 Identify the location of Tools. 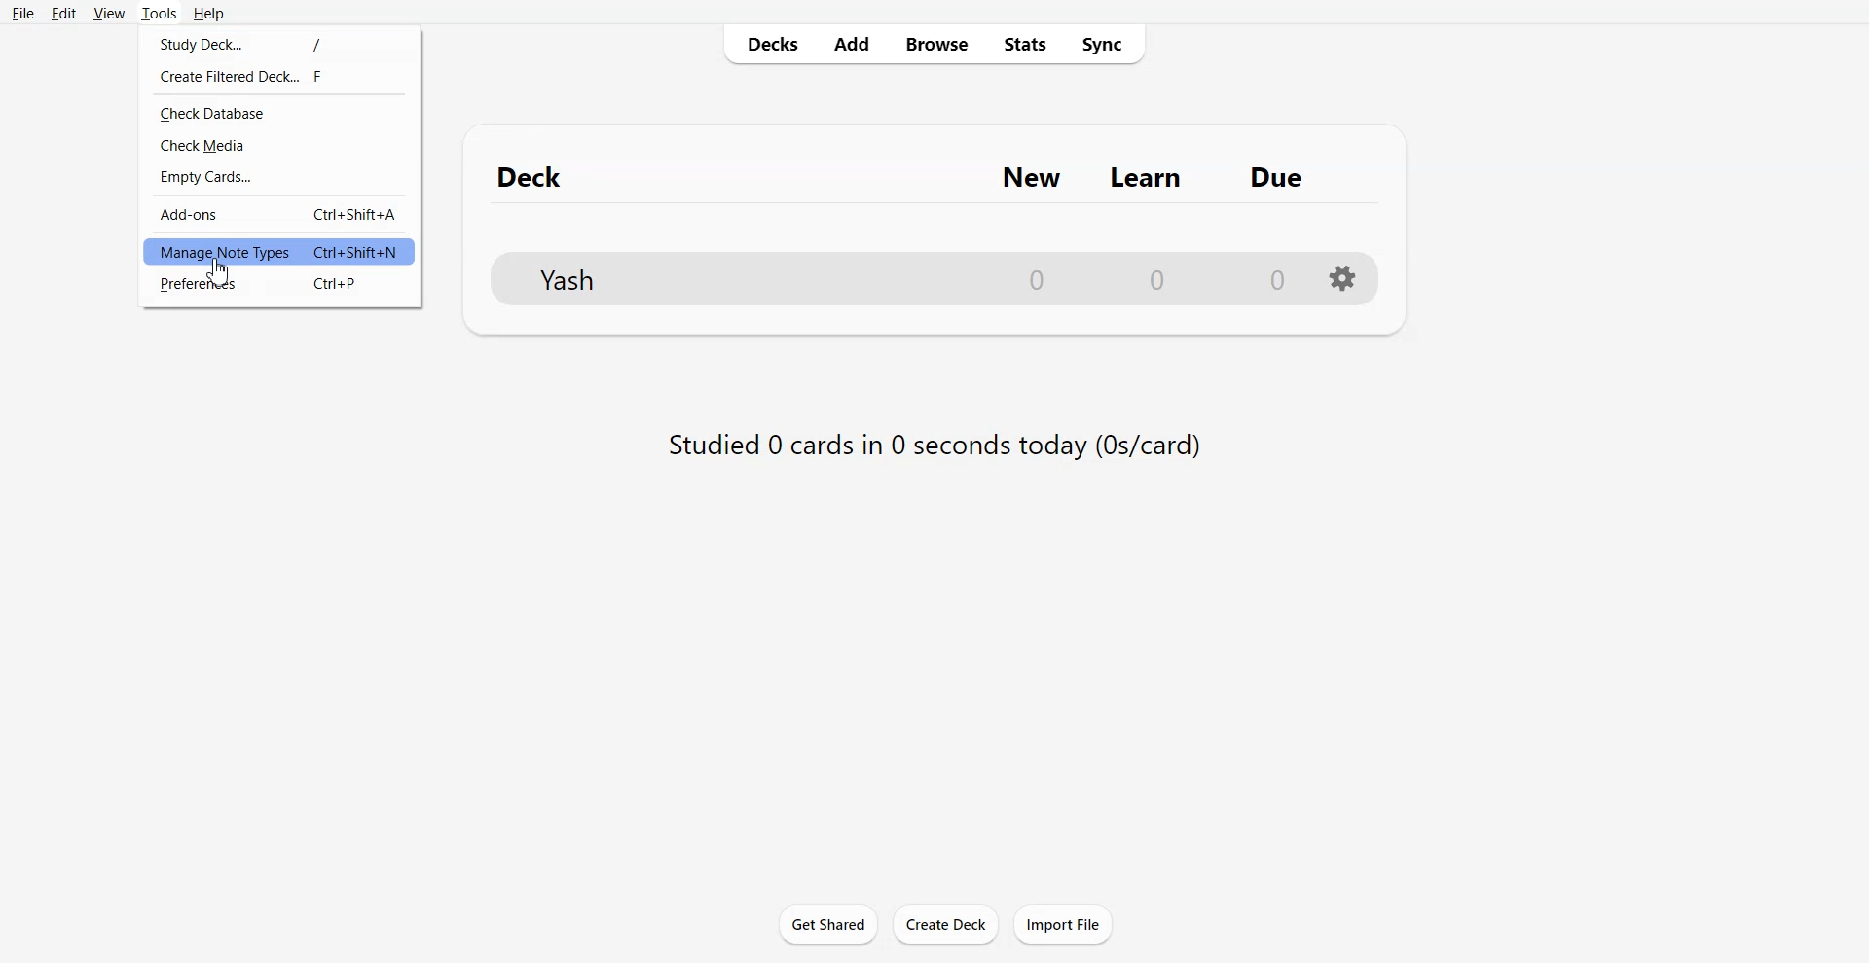
(159, 13).